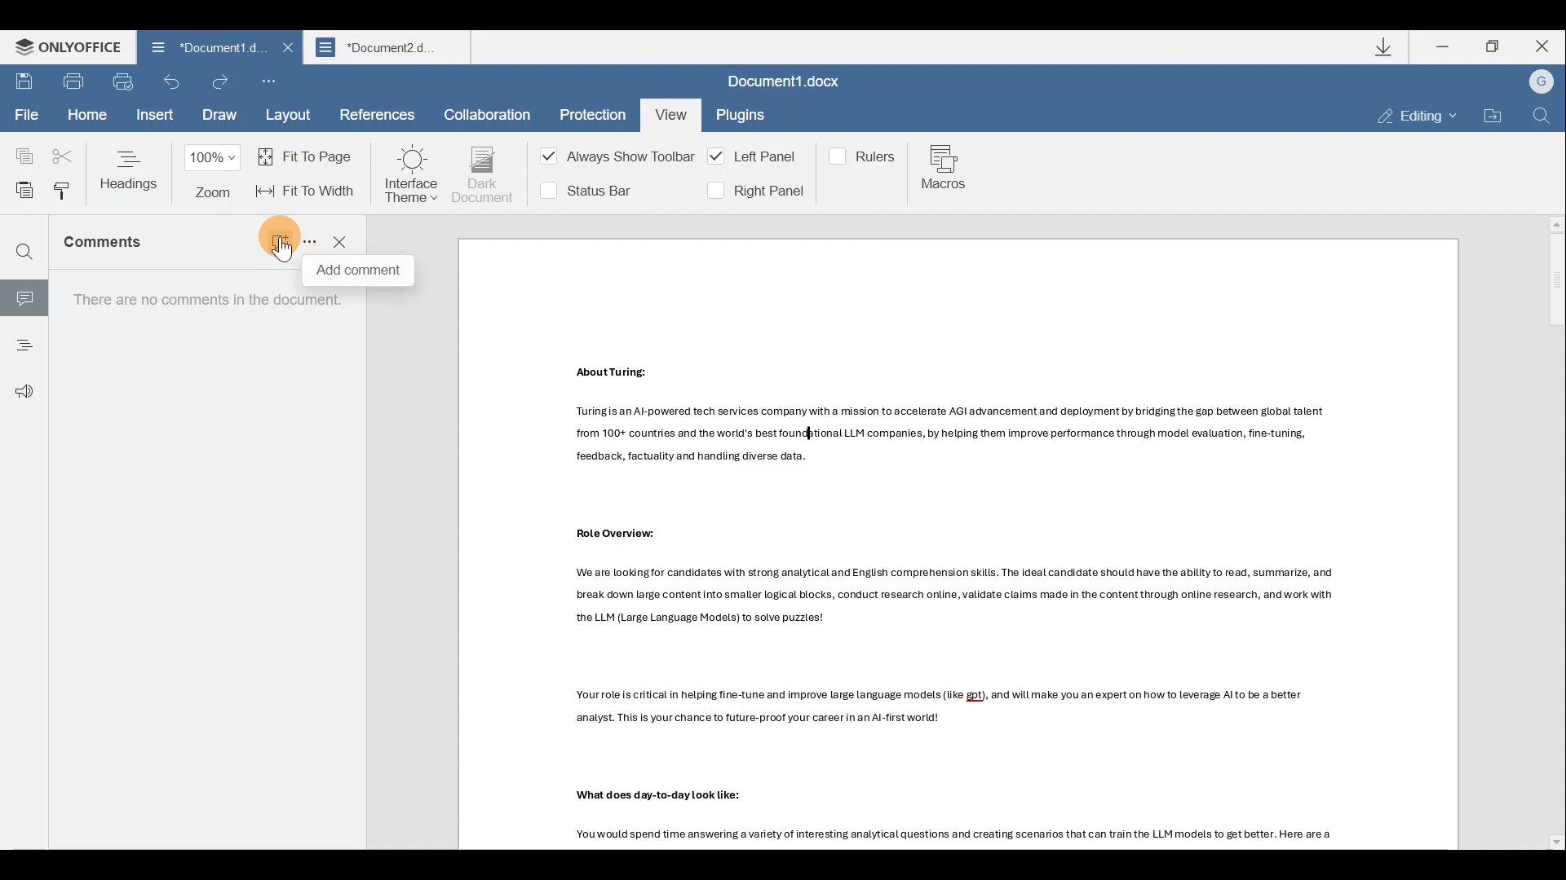 The width and height of the screenshot is (1566, 880). What do you see at coordinates (669, 112) in the screenshot?
I see `View` at bounding box center [669, 112].